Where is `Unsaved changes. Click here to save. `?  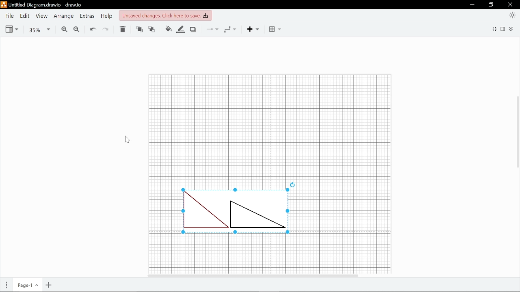 Unsaved changes. Click here to save.  is located at coordinates (165, 16).